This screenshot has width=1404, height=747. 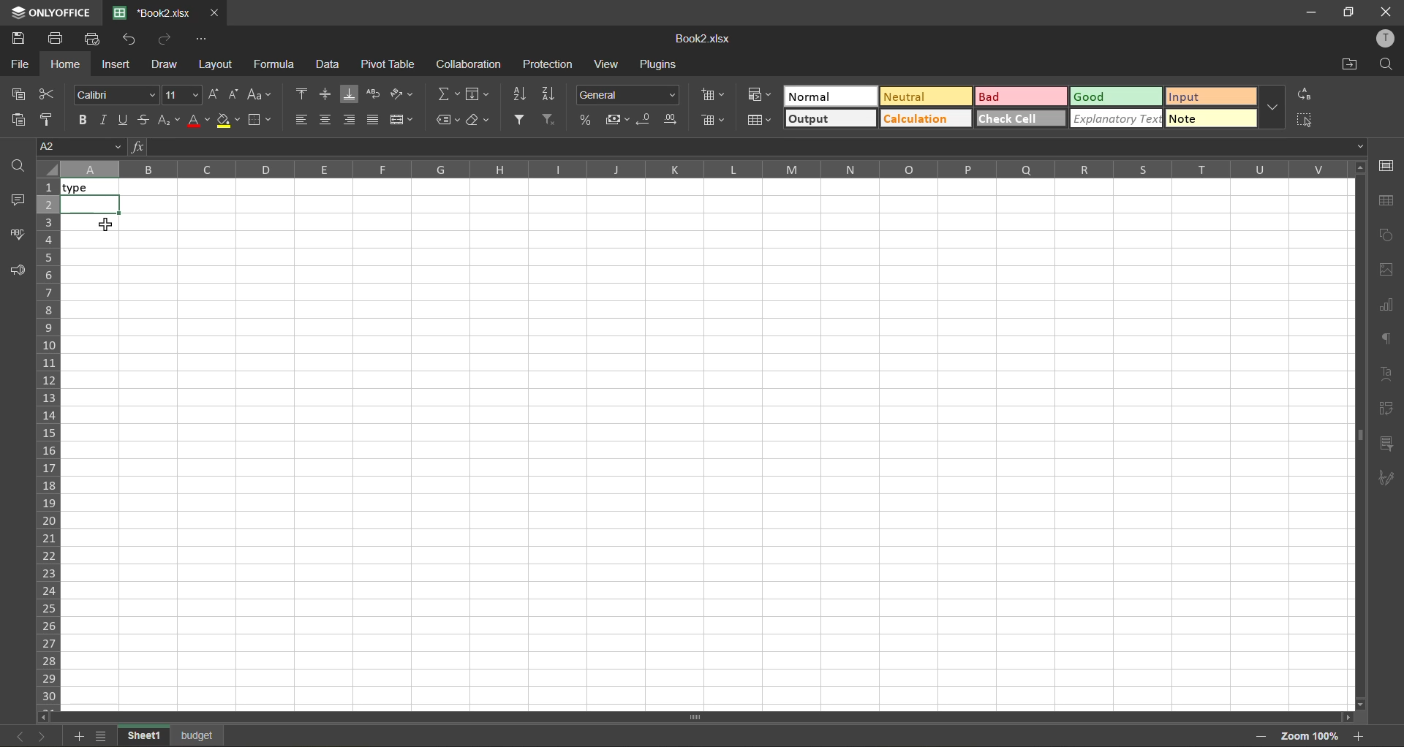 What do you see at coordinates (627, 96) in the screenshot?
I see `number format` at bounding box center [627, 96].